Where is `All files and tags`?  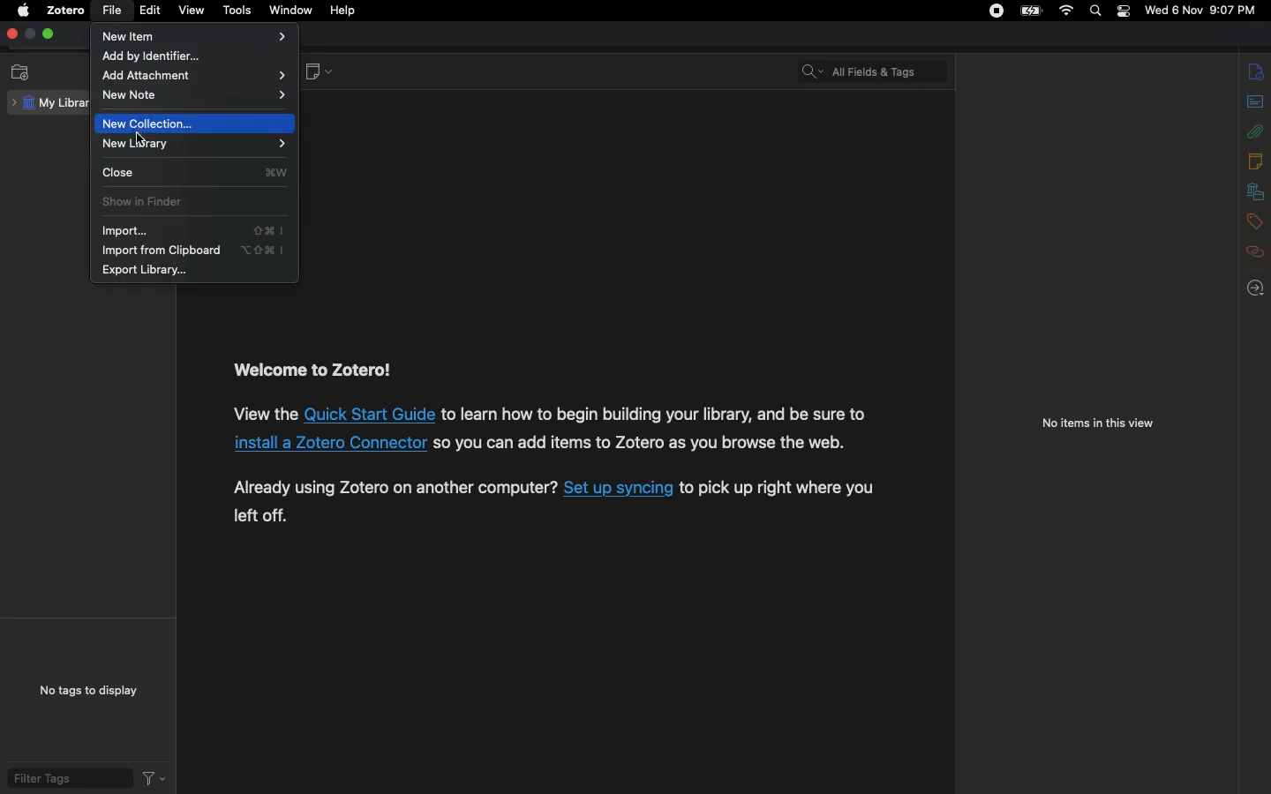
All files and tags is located at coordinates (877, 67).